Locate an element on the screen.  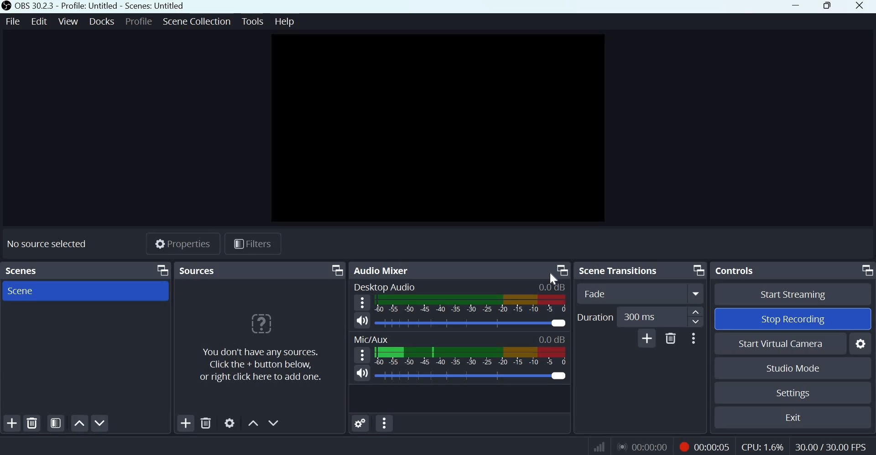
Edit is located at coordinates (38, 22).